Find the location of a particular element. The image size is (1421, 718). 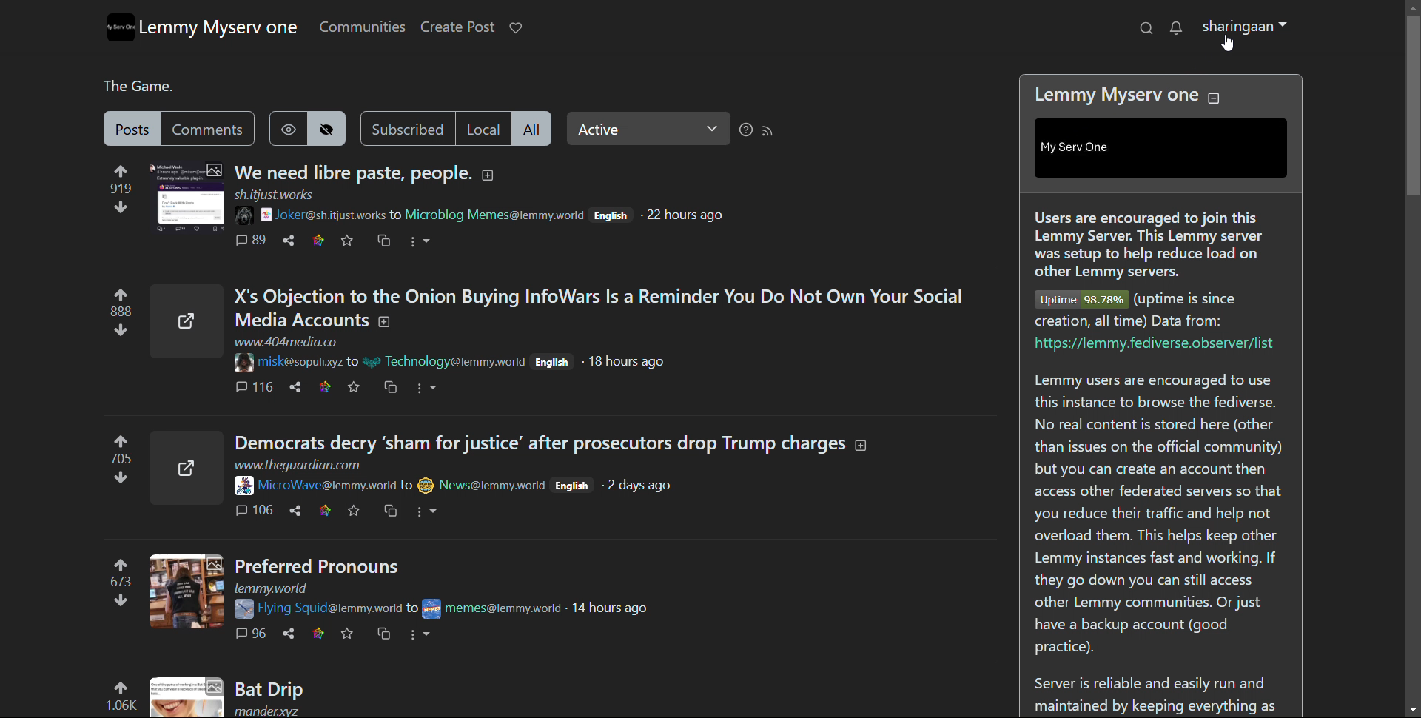

705 is located at coordinates (121, 459).